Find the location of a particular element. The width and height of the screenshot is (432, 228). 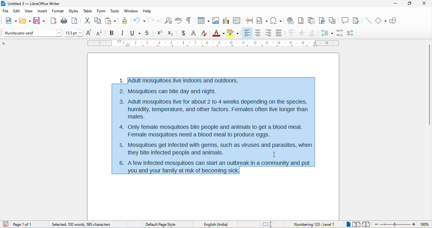

table is located at coordinates (203, 20).